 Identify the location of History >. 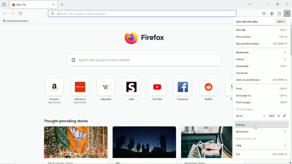
(261, 59).